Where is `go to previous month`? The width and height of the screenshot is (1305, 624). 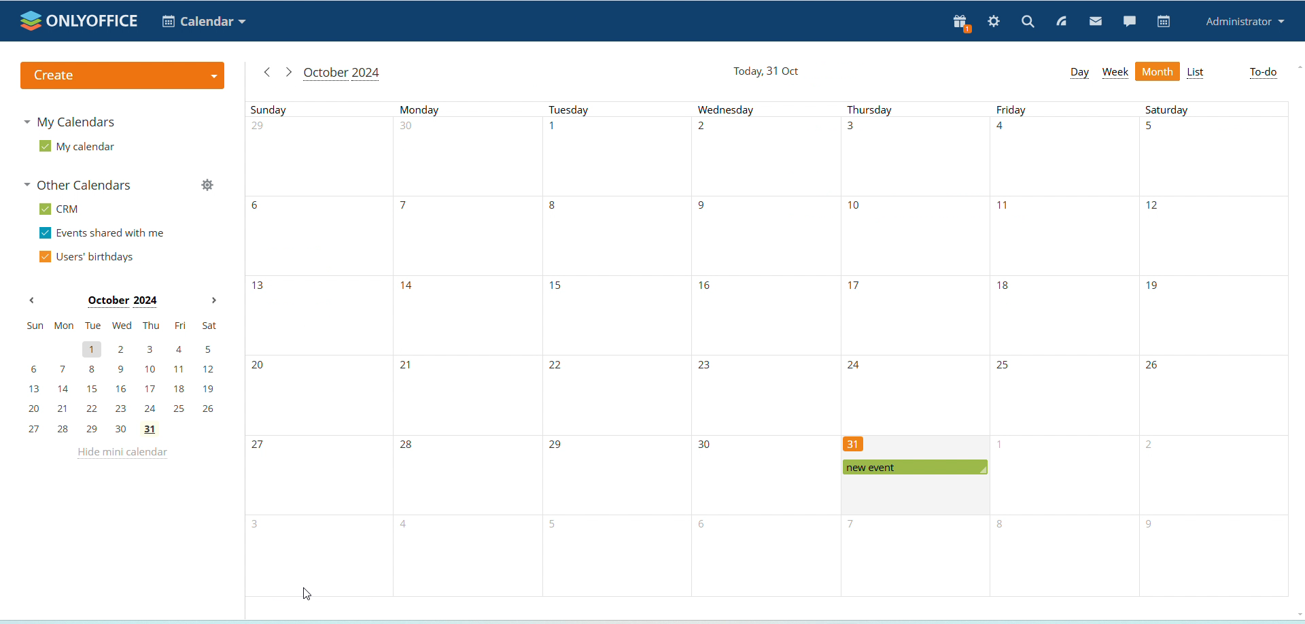 go to previous month is located at coordinates (267, 72).